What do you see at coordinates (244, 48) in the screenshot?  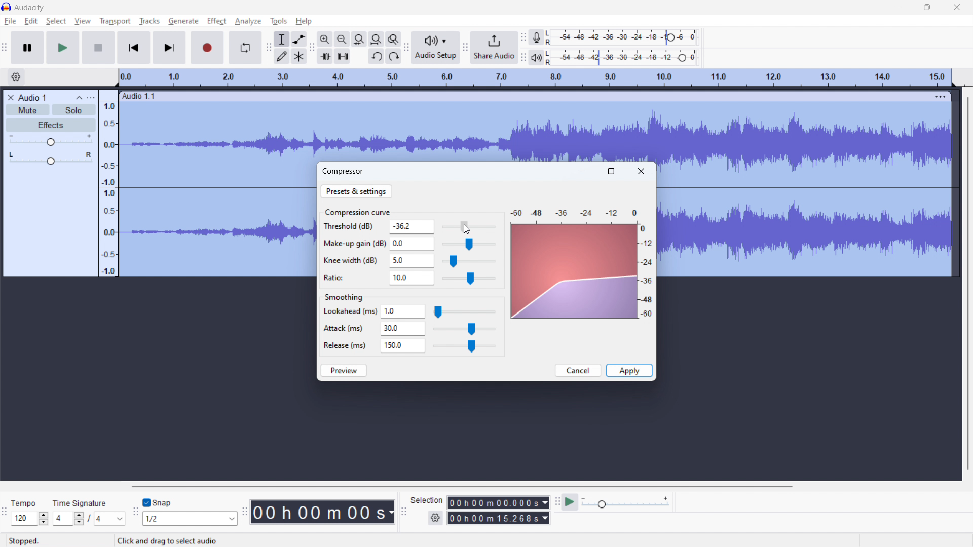 I see `enable looping` at bounding box center [244, 48].